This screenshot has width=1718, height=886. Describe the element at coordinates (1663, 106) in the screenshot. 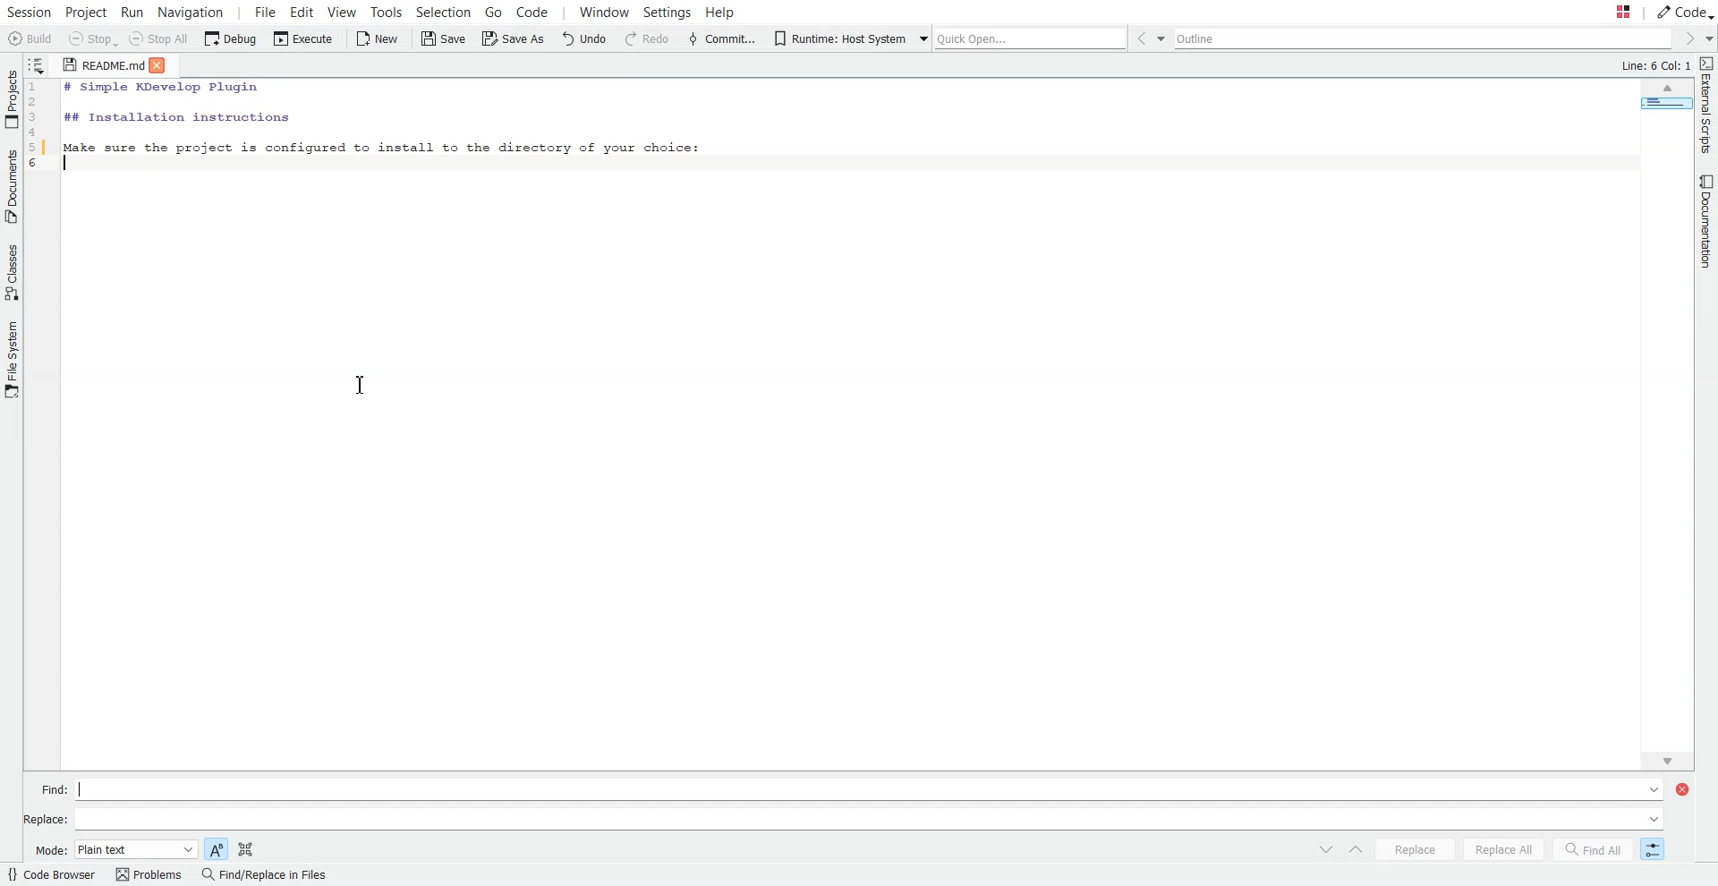

I see `Page Overview` at that location.